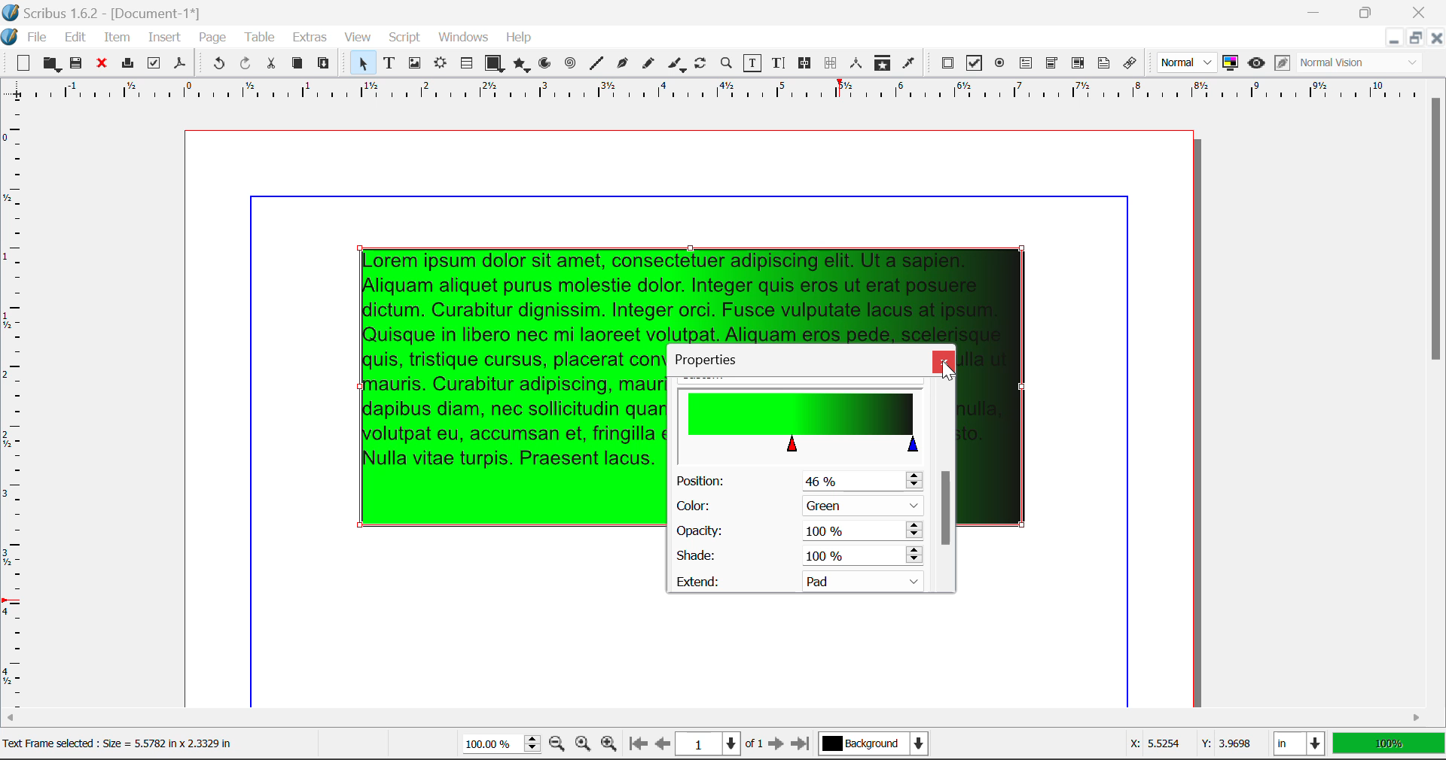  What do you see at coordinates (798, 531) in the screenshot?
I see `Opacity` at bounding box center [798, 531].